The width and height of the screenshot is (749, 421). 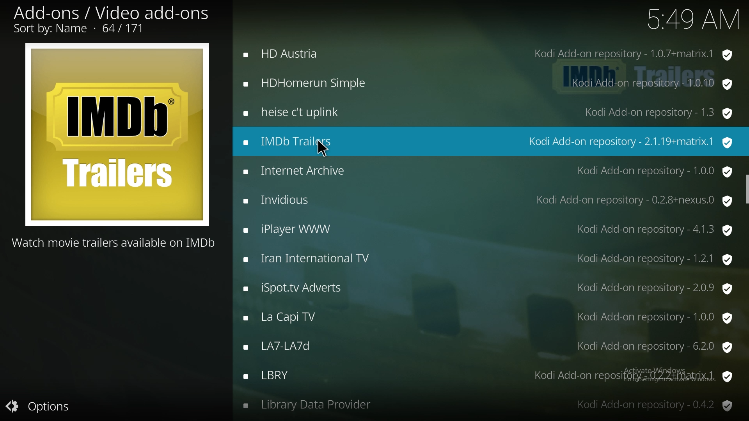 I want to click on scroll bar, so click(x=746, y=189).